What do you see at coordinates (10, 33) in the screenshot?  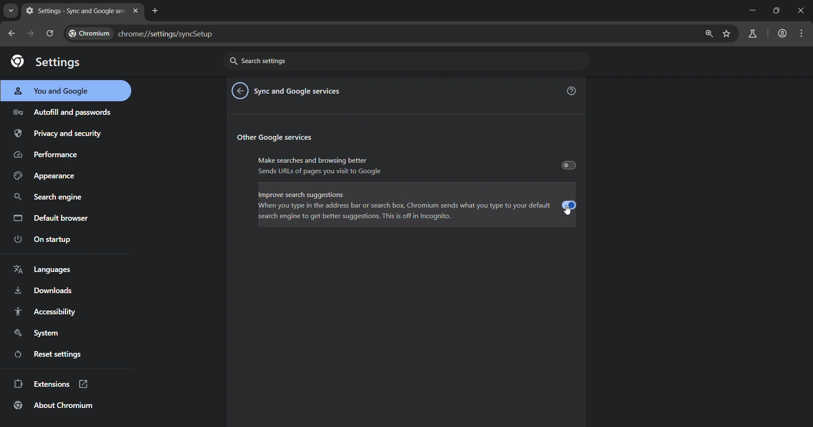 I see `go back one page` at bounding box center [10, 33].